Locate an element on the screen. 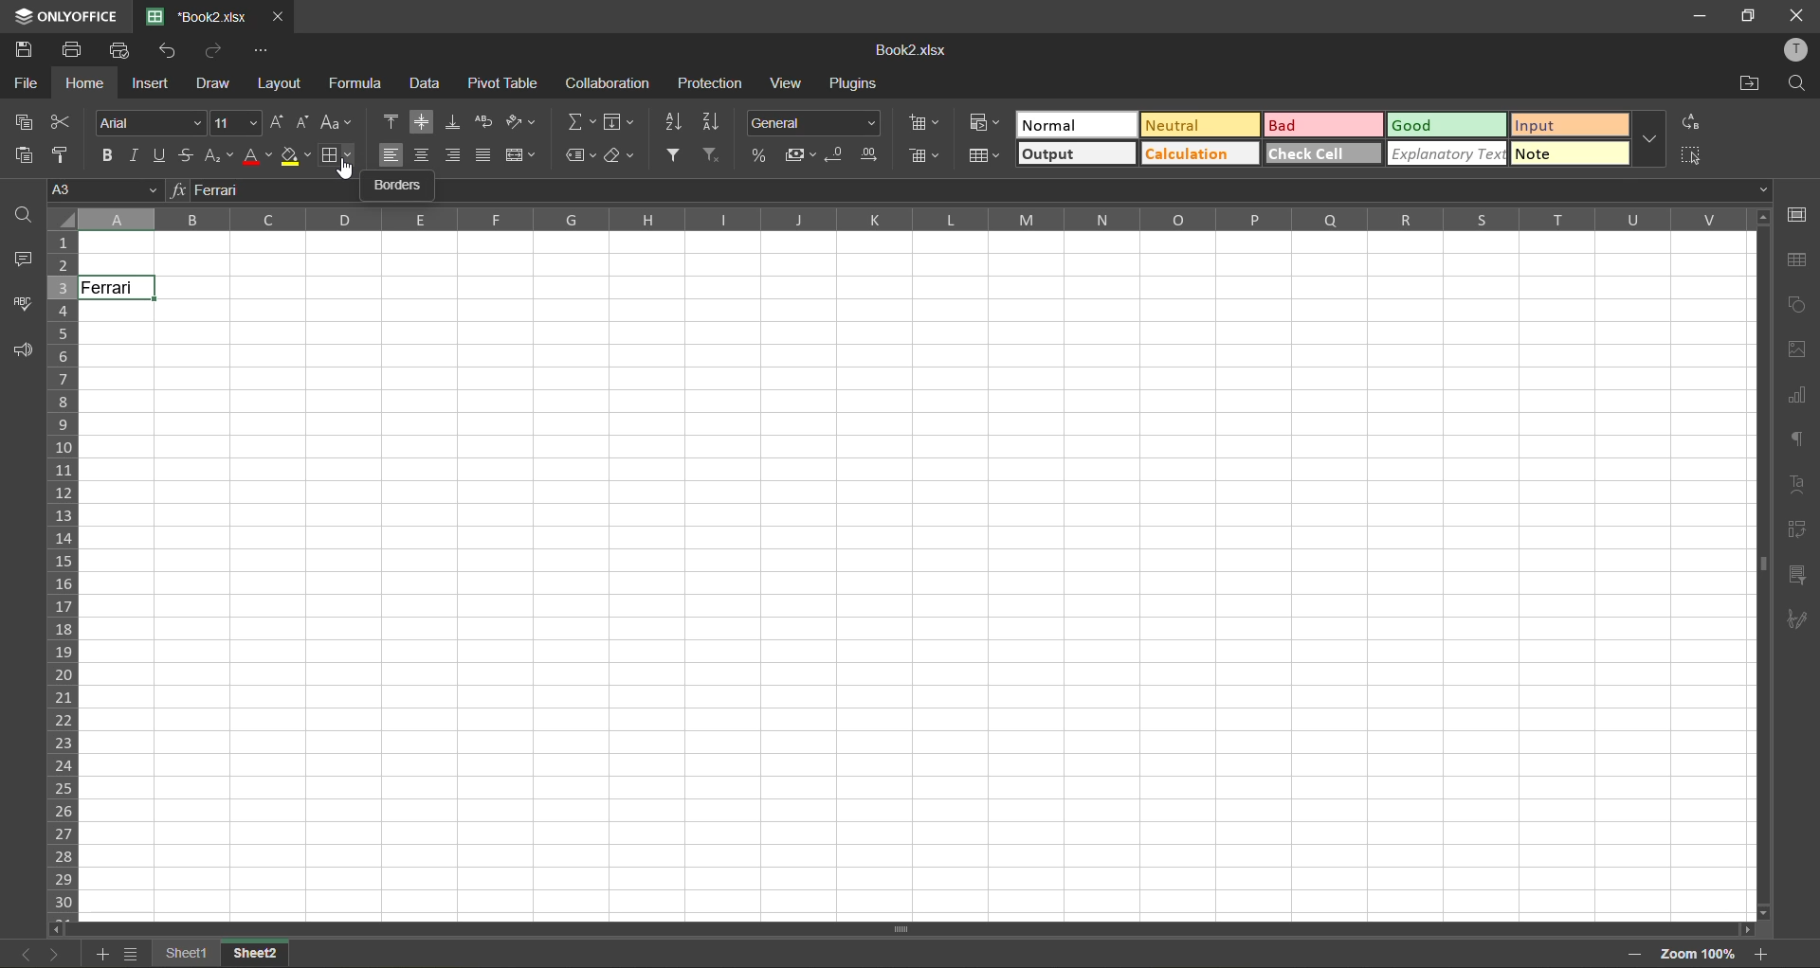 This screenshot has height=968, width=1820. file is located at coordinates (25, 82).